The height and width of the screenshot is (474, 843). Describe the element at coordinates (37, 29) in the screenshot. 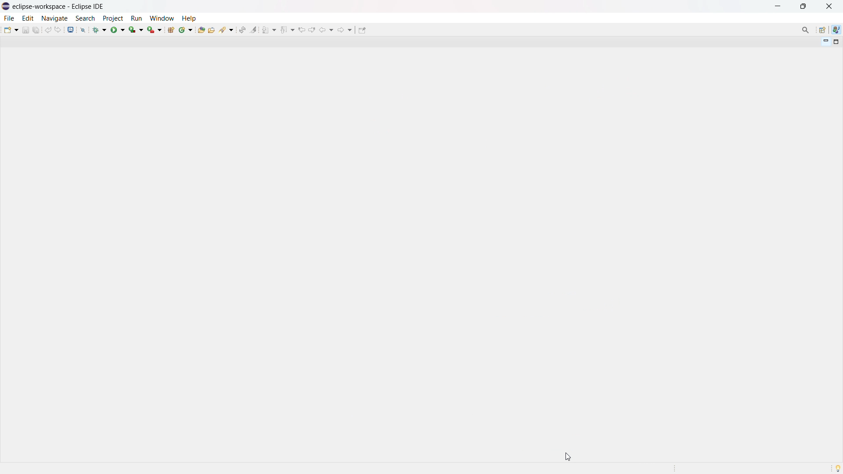

I see `save all` at that location.